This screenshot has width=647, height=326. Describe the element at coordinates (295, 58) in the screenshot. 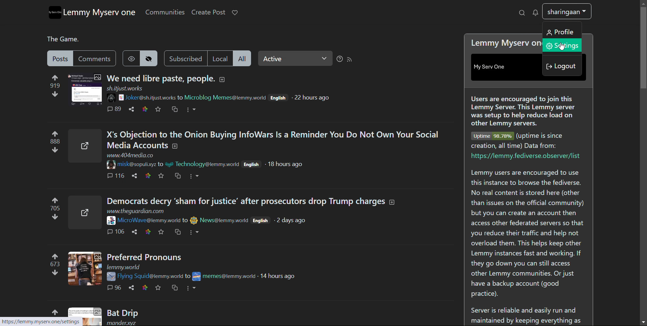

I see `select relevance` at that location.